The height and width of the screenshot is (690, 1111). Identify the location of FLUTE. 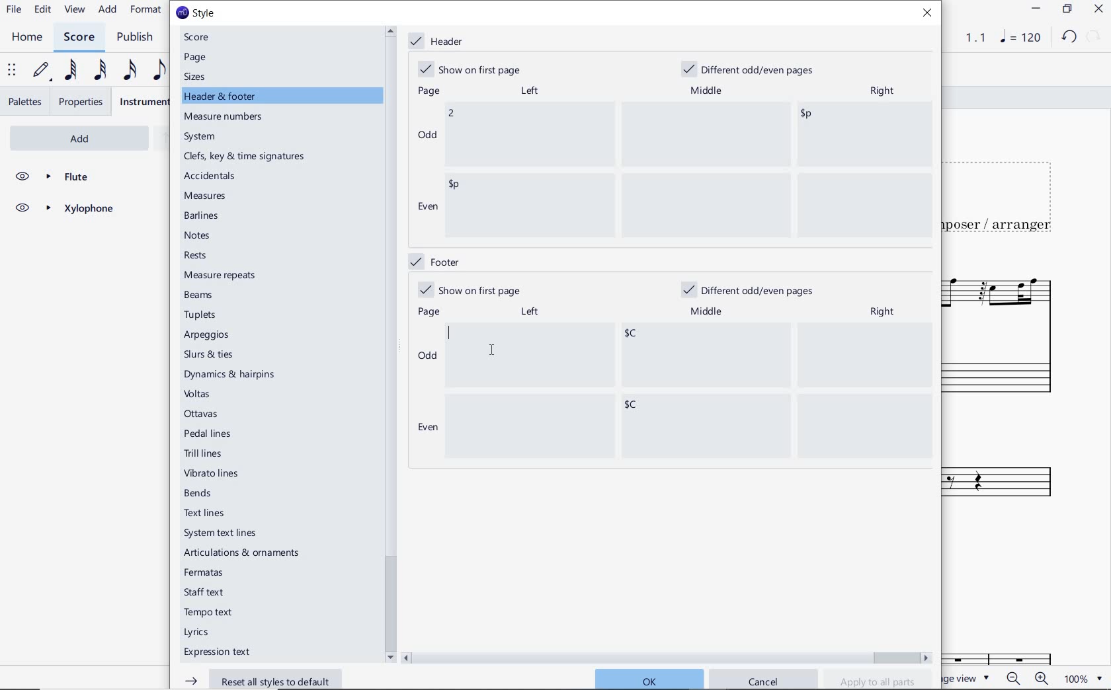
(1003, 333).